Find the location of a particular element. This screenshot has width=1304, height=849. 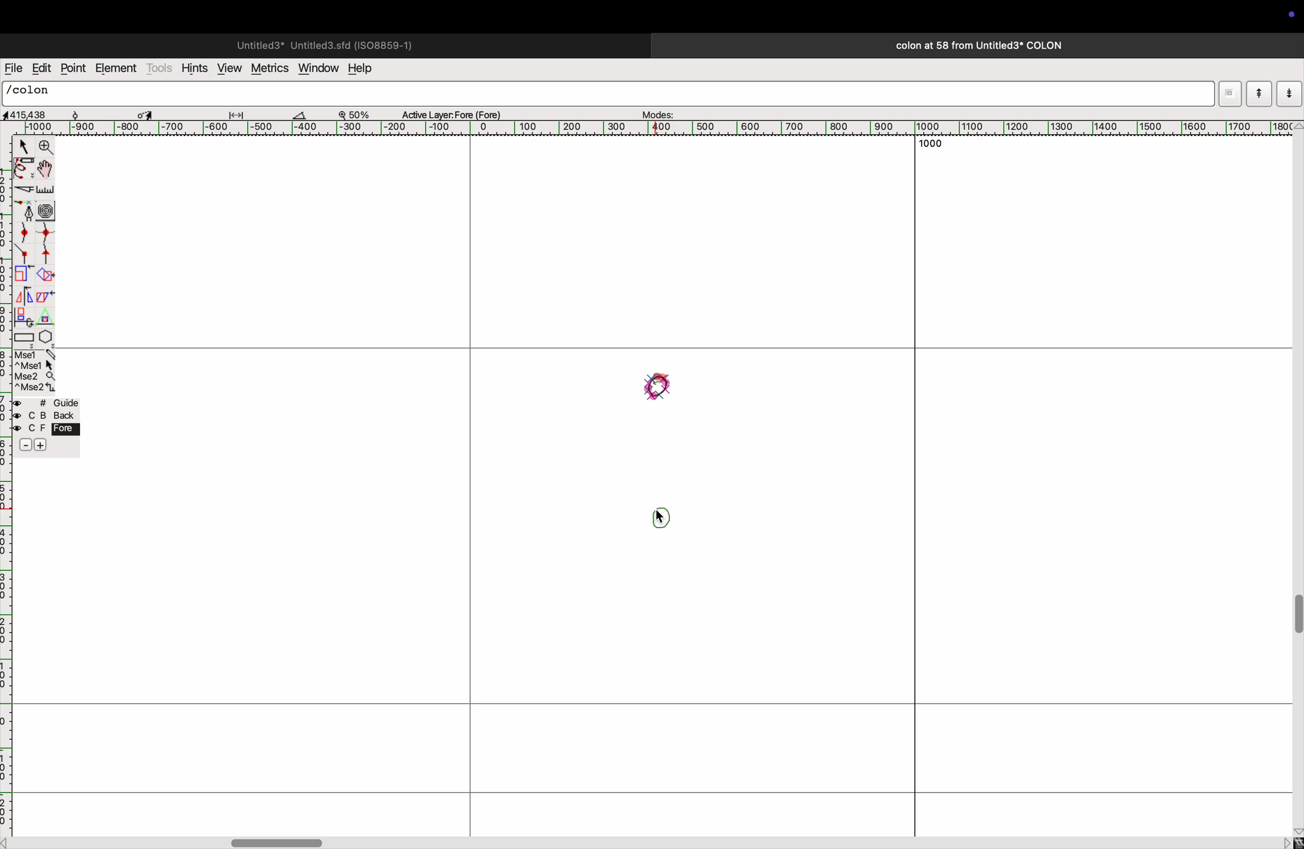

scale is located at coordinates (46, 191).